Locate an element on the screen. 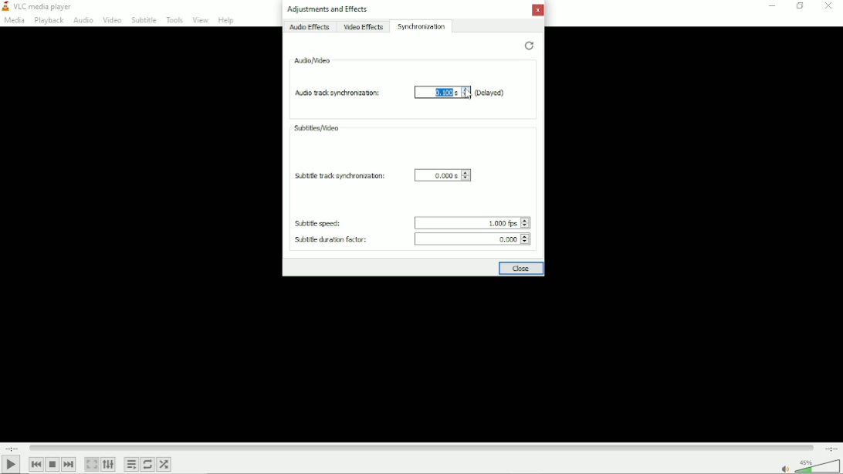 The width and height of the screenshot is (843, 474). Subtitle duration factor is located at coordinates (329, 239).